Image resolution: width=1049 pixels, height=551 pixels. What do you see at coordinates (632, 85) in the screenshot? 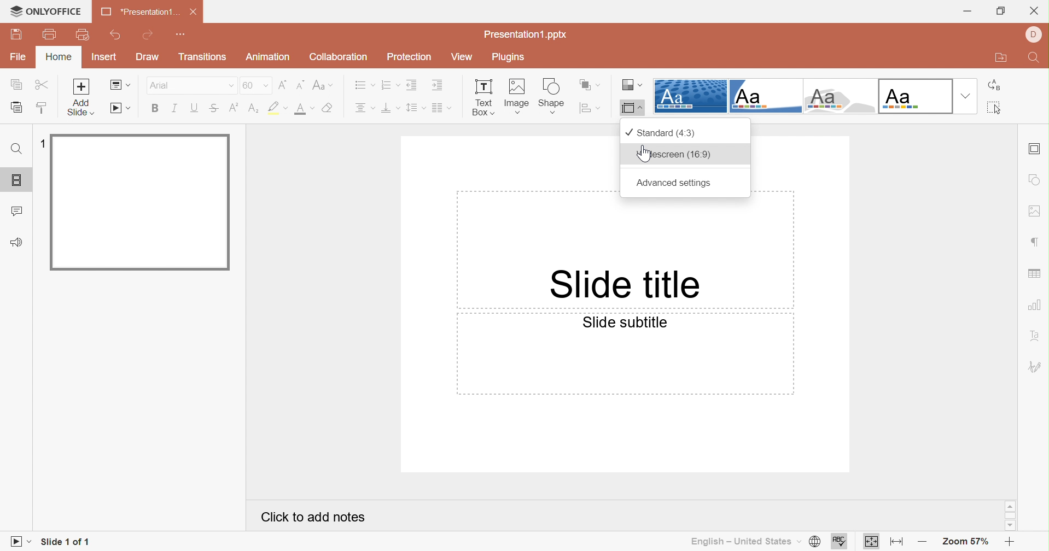
I see `Change color theme` at bounding box center [632, 85].